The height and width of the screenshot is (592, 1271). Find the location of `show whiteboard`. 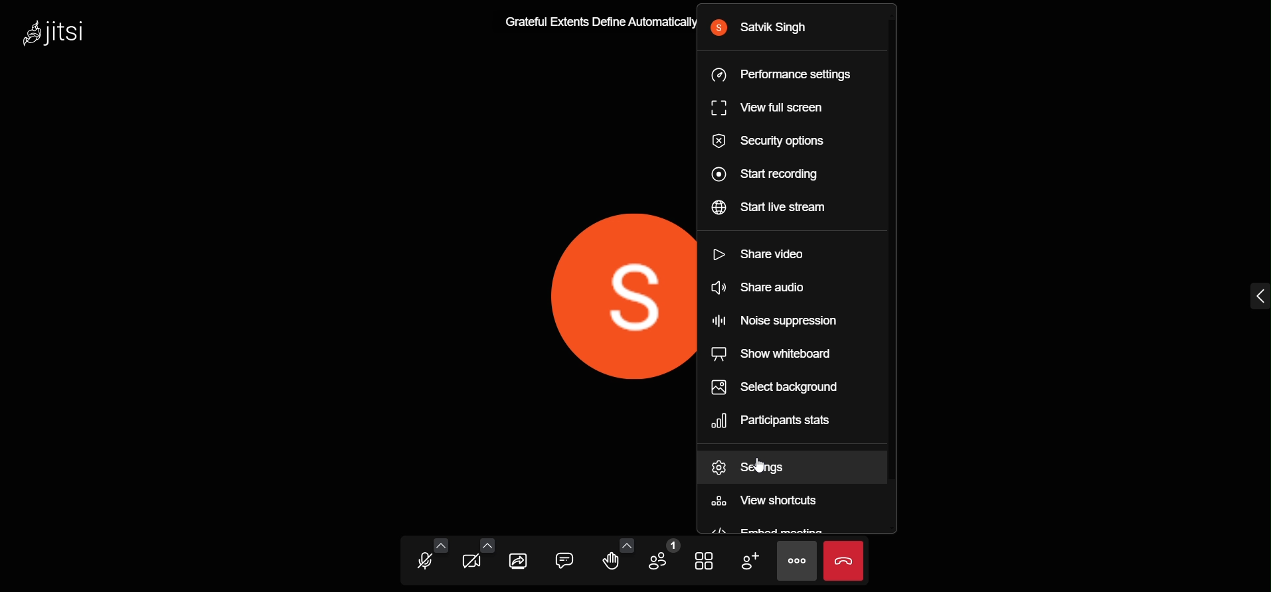

show whiteboard is located at coordinates (774, 354).